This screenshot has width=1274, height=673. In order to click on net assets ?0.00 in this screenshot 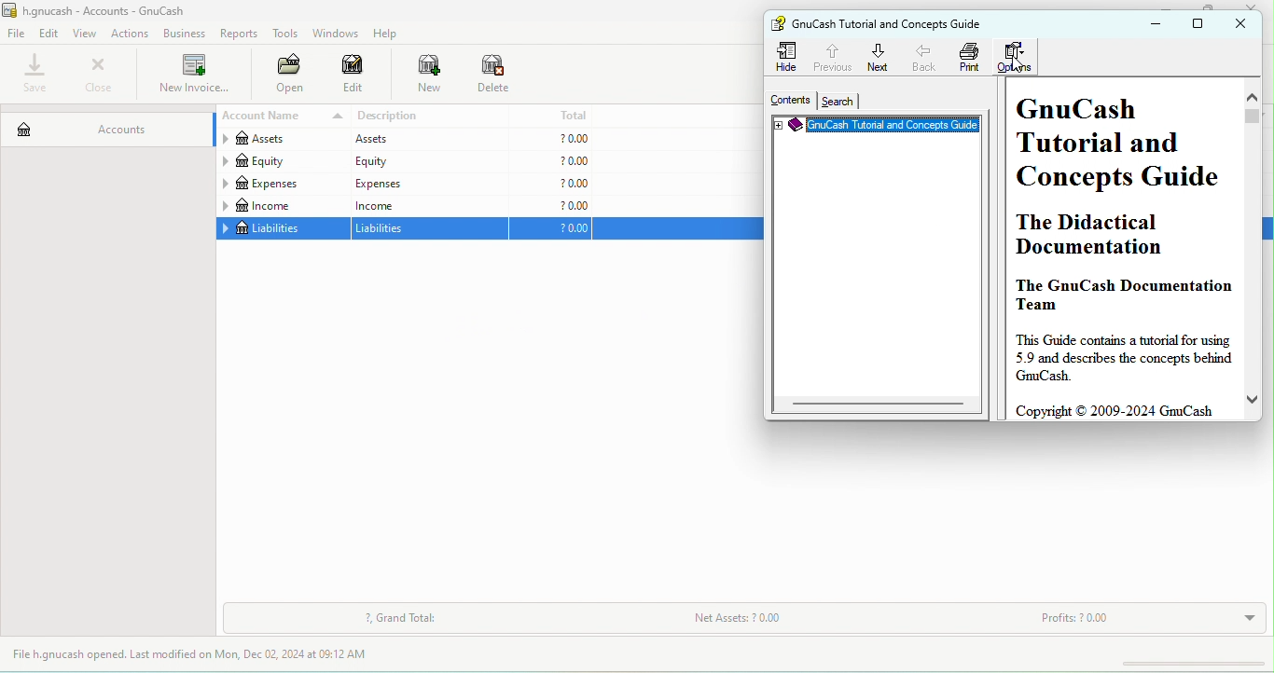, I will do `click(796, 621)`.